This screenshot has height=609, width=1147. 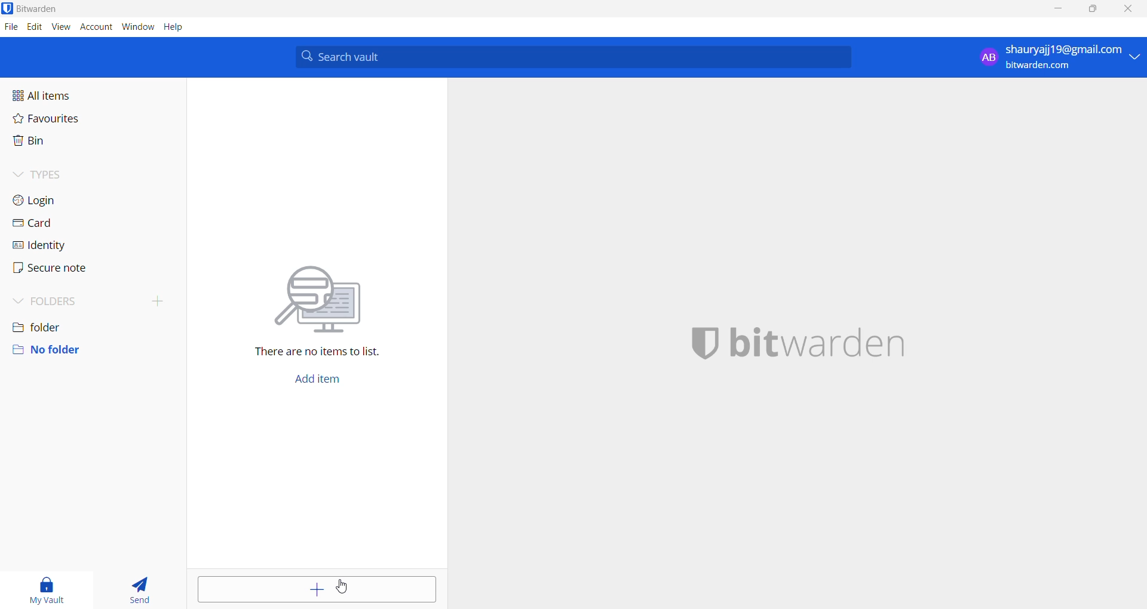 I want to click on add button, so click(x=316, y=381).